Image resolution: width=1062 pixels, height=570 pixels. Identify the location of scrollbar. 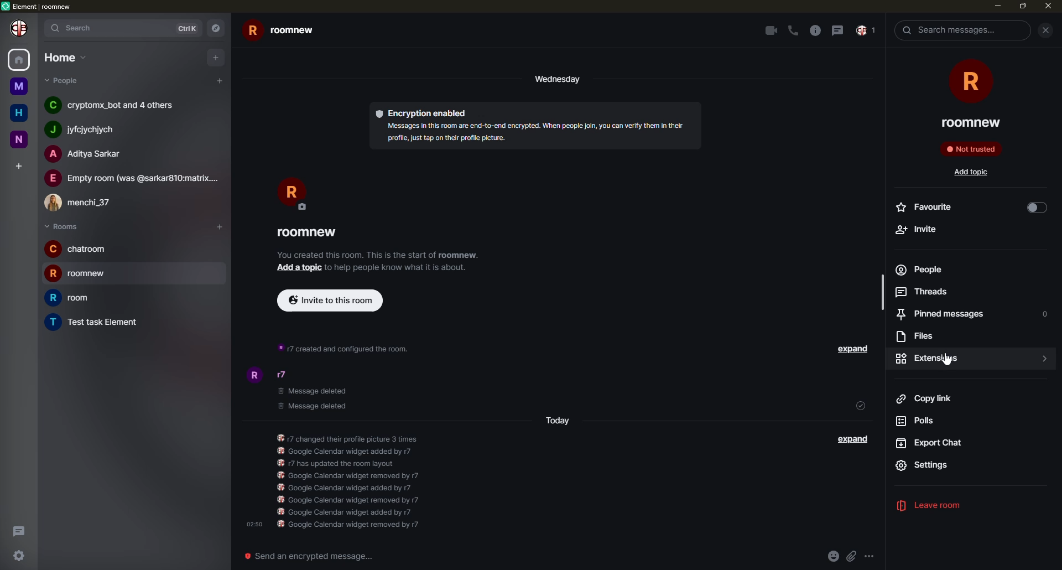
(878, 292).